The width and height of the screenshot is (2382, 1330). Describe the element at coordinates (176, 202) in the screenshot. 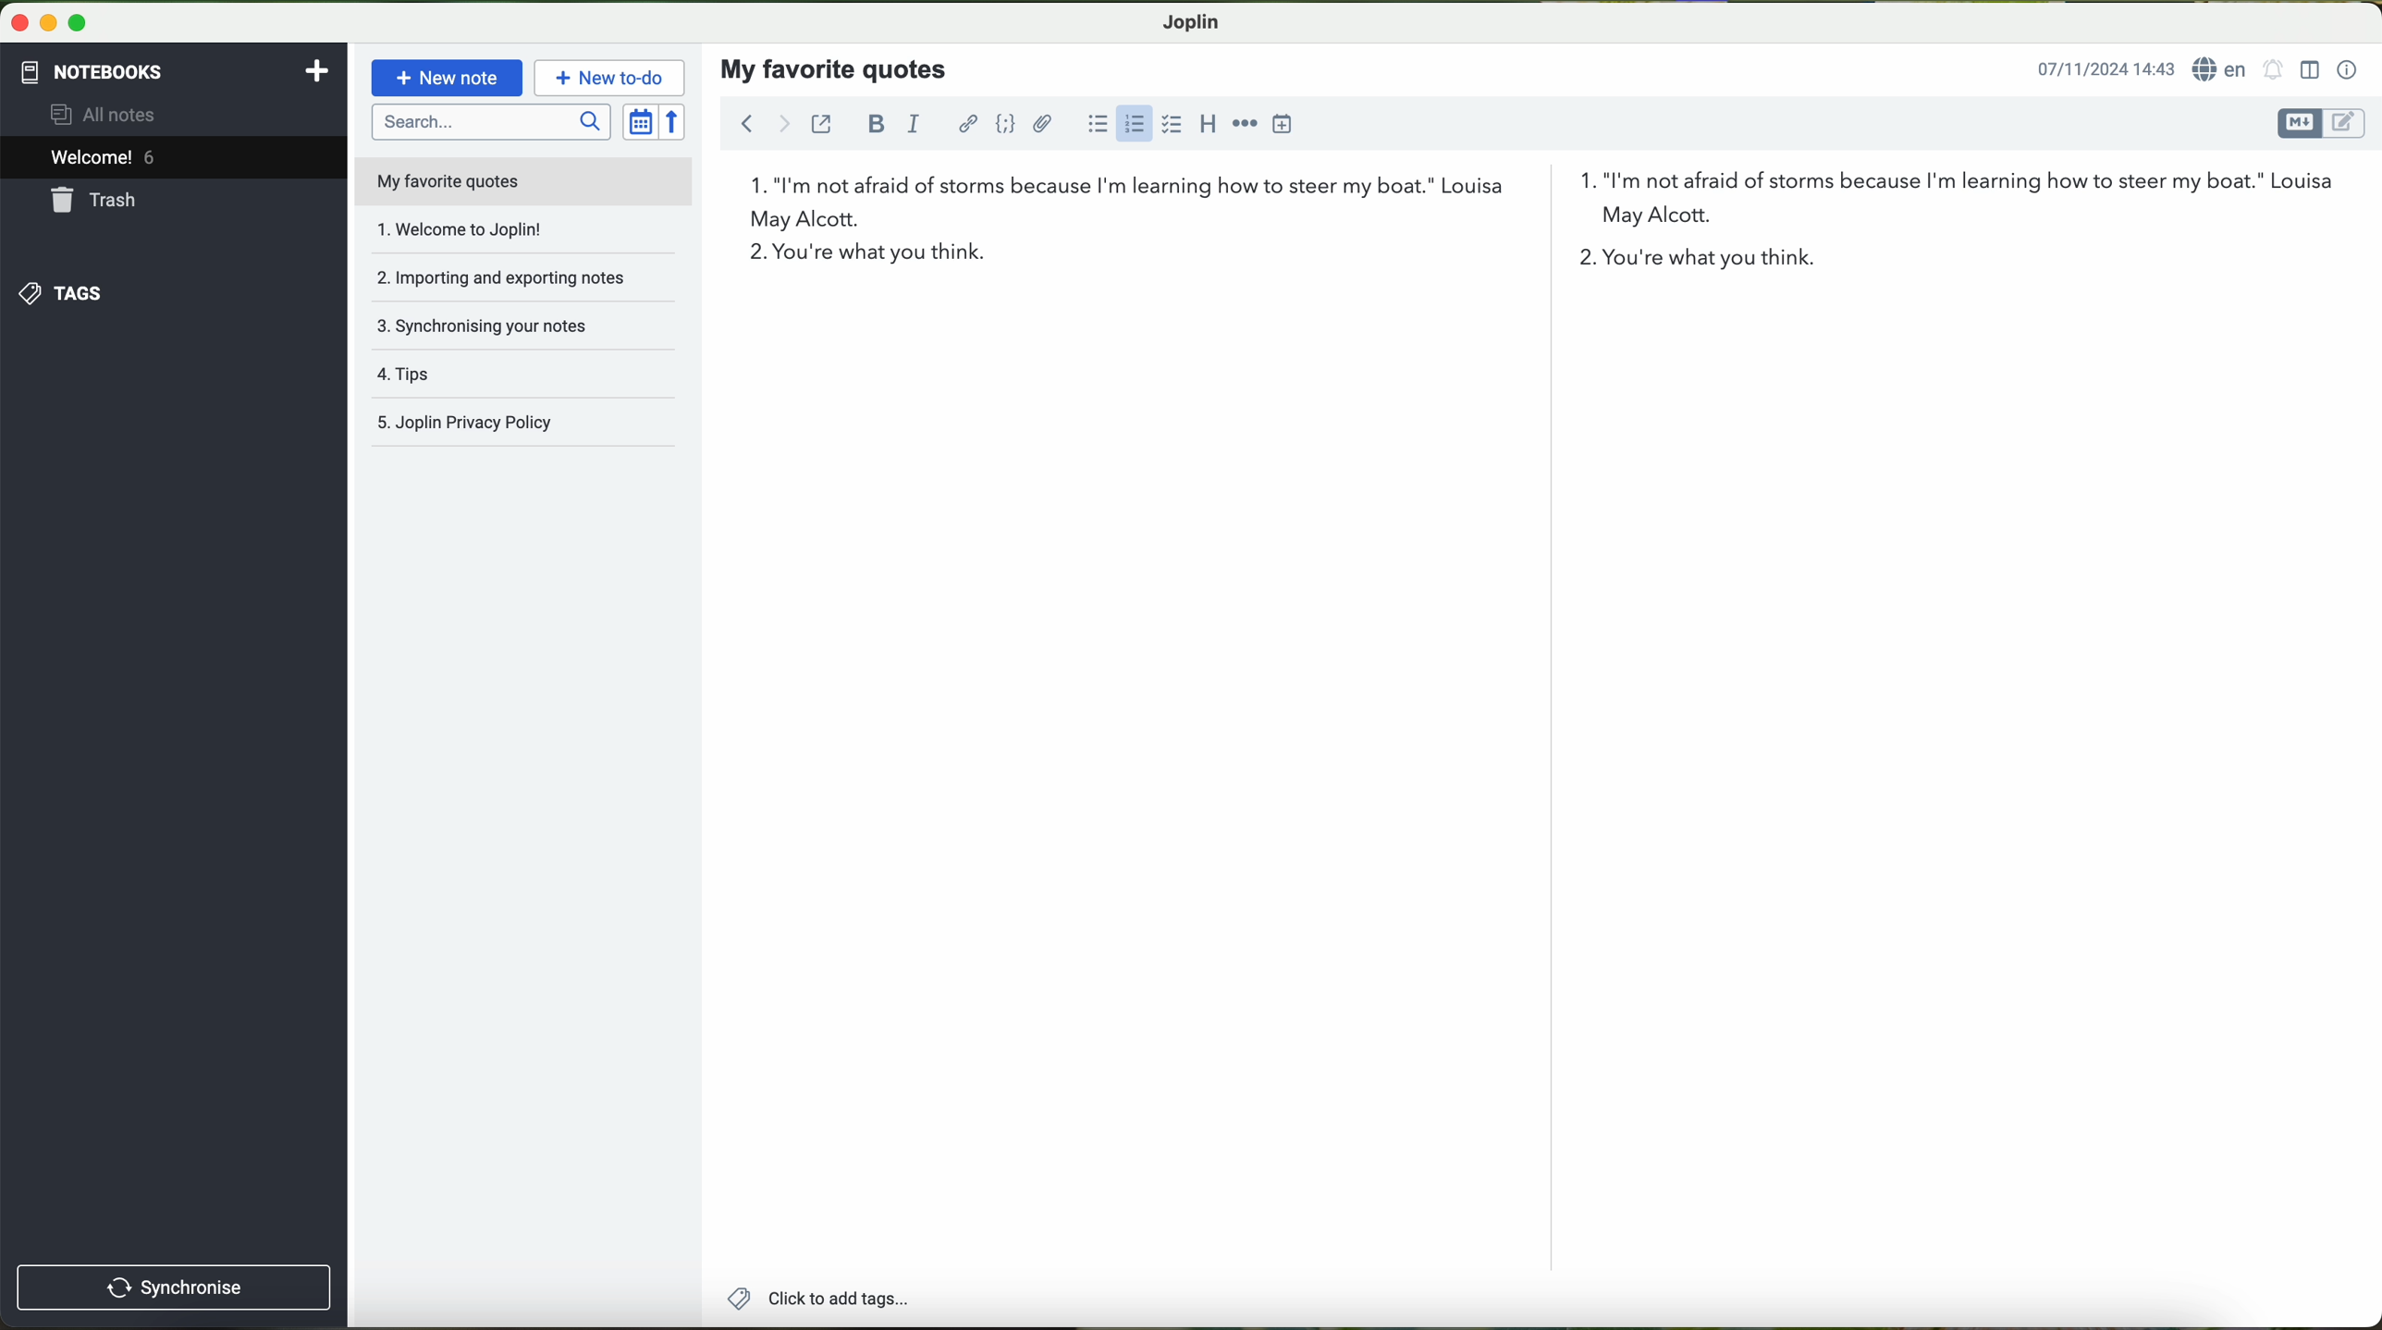

I see `trash` at that location.